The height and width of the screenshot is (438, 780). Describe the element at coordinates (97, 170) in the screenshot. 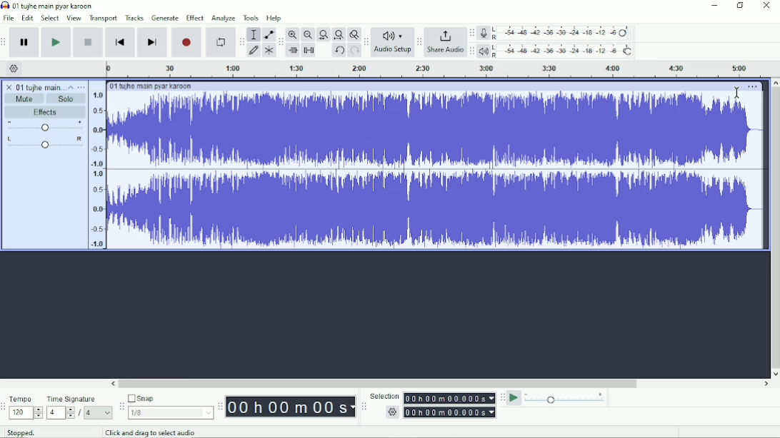

I see `amplitude scale` at that location.